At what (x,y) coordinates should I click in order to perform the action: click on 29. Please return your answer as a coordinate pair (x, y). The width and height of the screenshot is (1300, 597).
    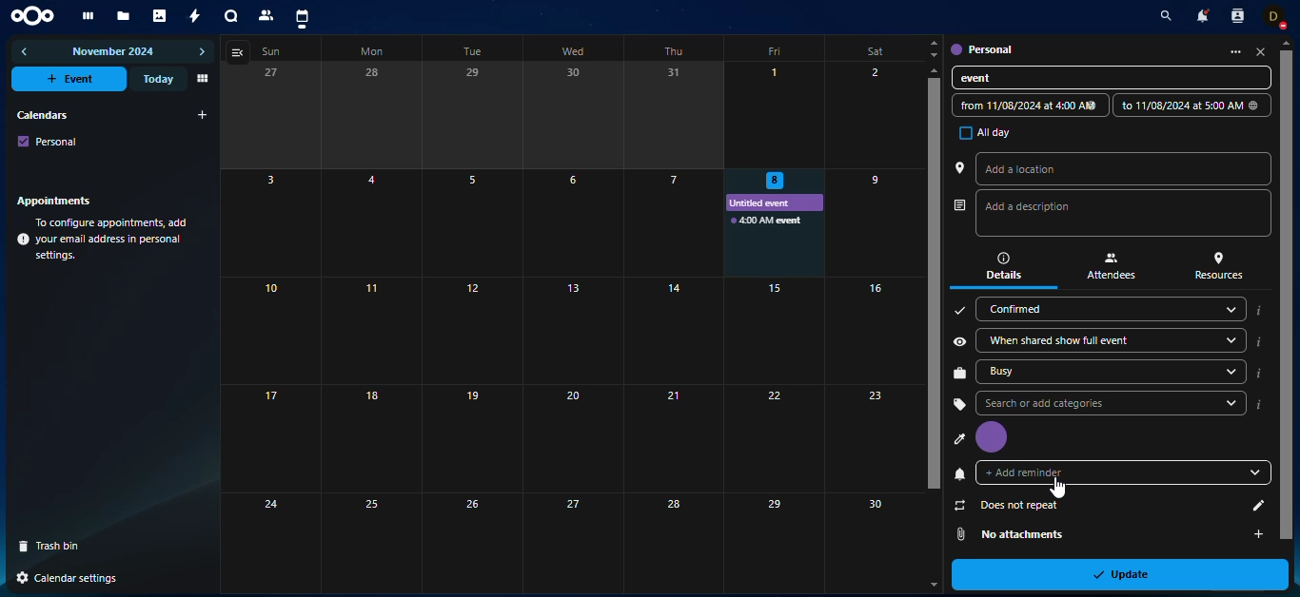
    Looking at the image, I should click on (769, 543).